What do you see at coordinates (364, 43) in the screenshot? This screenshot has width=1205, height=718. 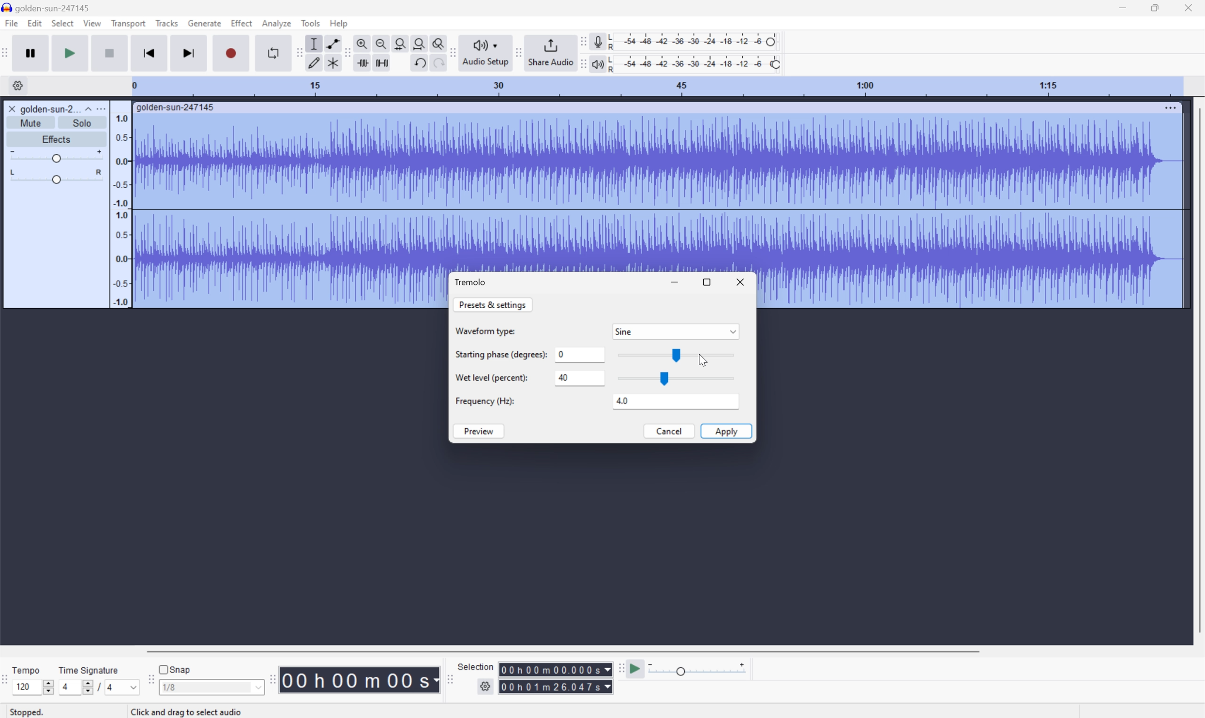 I see `Zoom in` at bounding box center [364, 43].